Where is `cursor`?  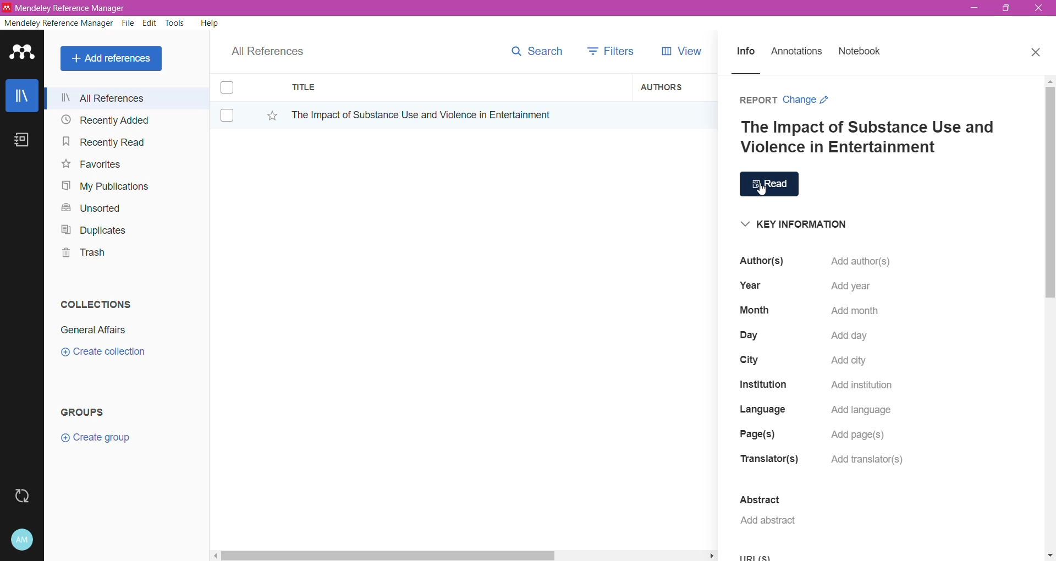 cursor is located at coordinates (761, 191).